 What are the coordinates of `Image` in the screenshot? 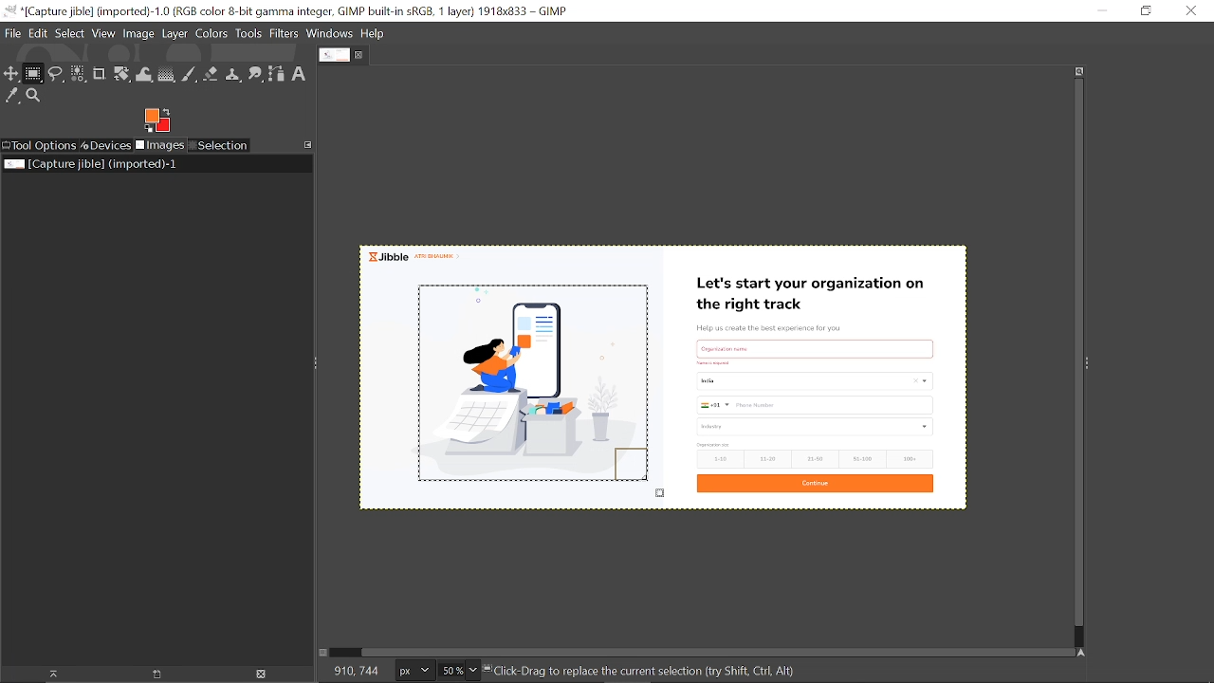 It's located at (138, 35).